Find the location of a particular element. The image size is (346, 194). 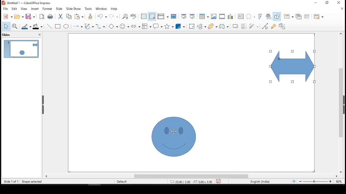

save is located at coordinates (218, 181).